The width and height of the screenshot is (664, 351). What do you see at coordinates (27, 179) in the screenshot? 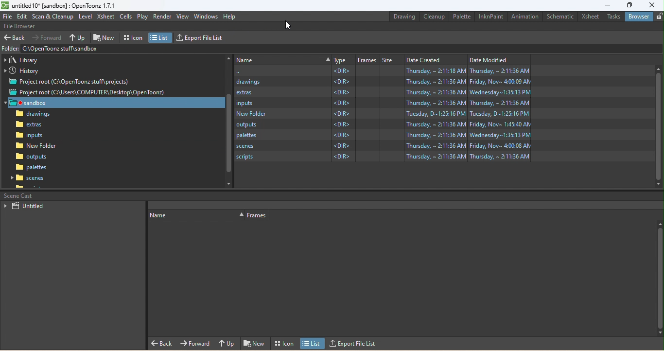
I see `scripts` at bounding box center [27, 179].